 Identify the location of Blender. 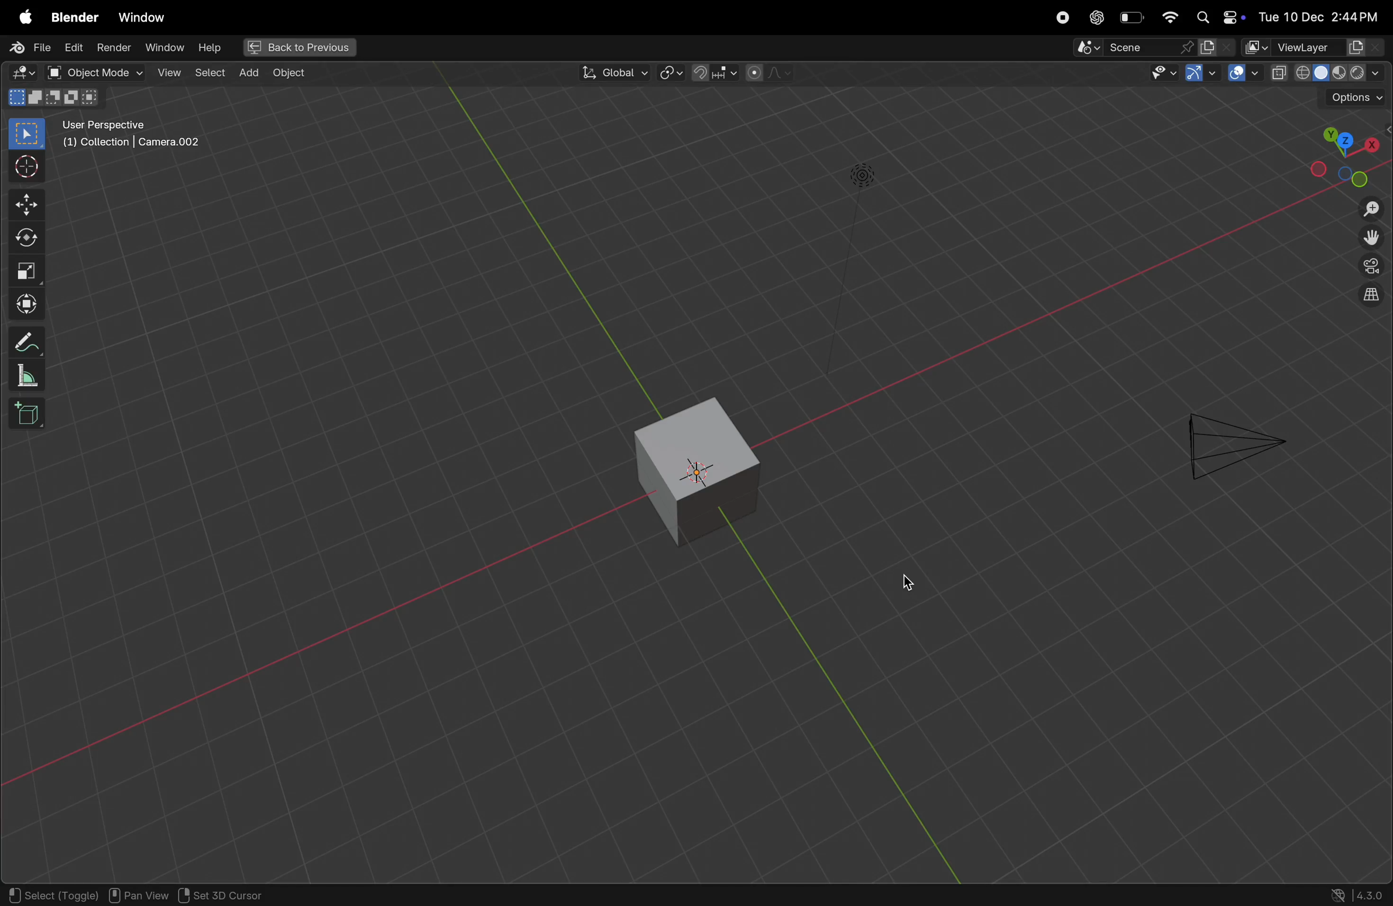
(73, 18).